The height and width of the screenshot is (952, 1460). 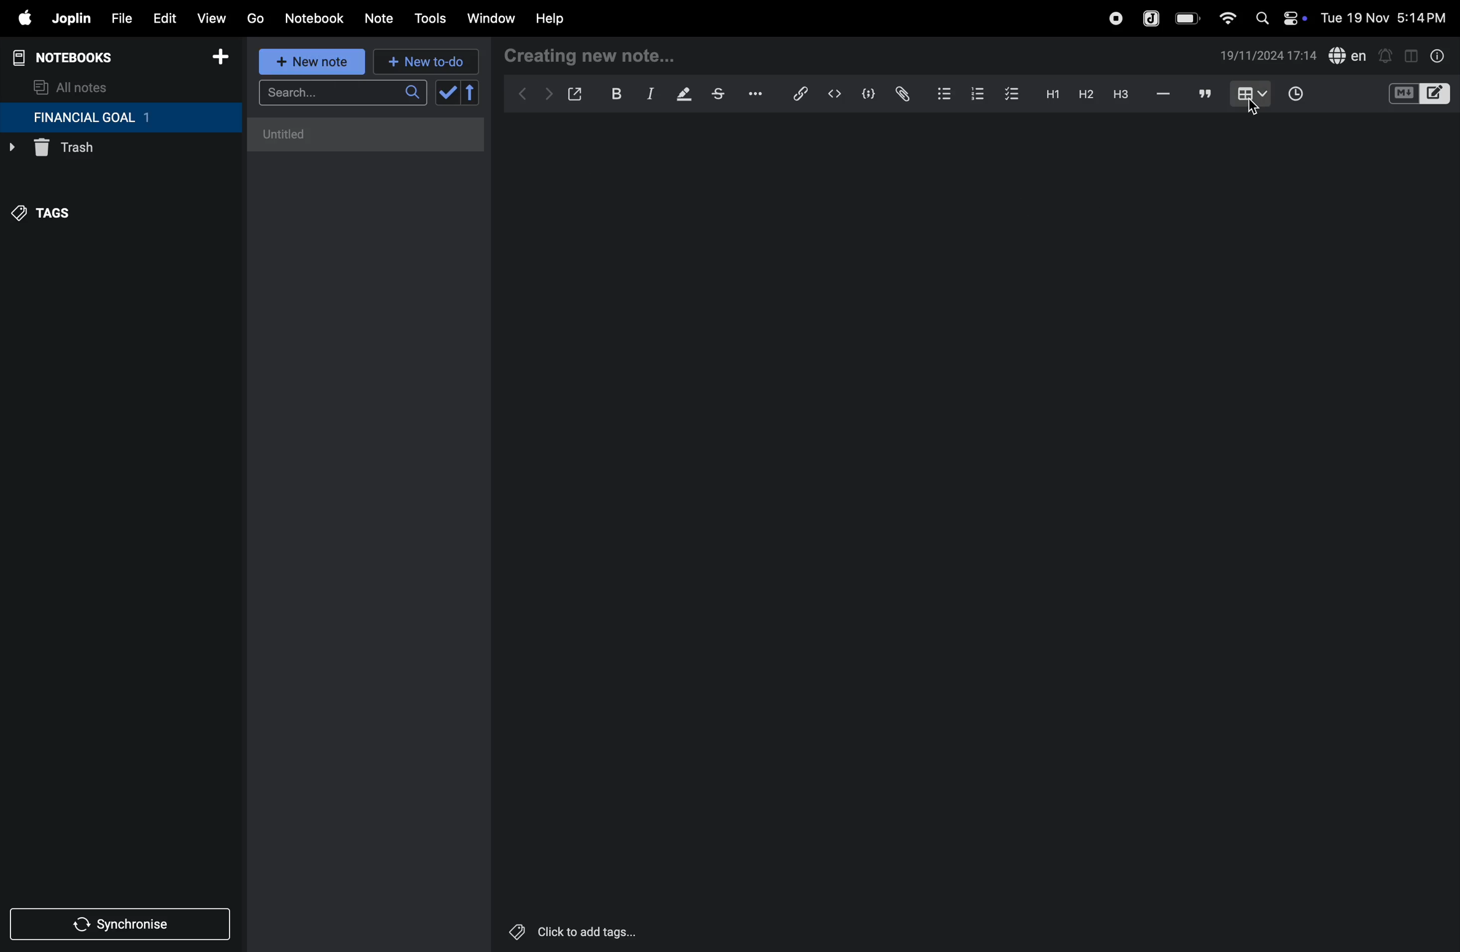 I want to click on view, so click(x=210, y=15).